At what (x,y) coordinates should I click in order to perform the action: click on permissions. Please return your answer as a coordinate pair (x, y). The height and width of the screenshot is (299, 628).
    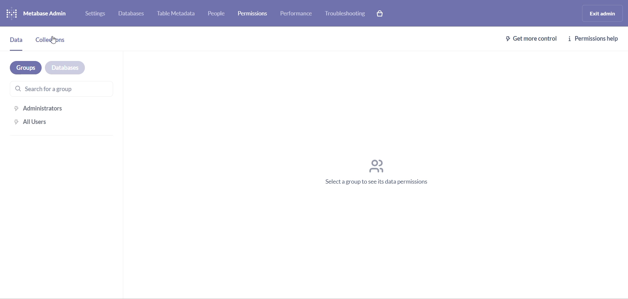
    Looking at the image, I should click on (255, 13).